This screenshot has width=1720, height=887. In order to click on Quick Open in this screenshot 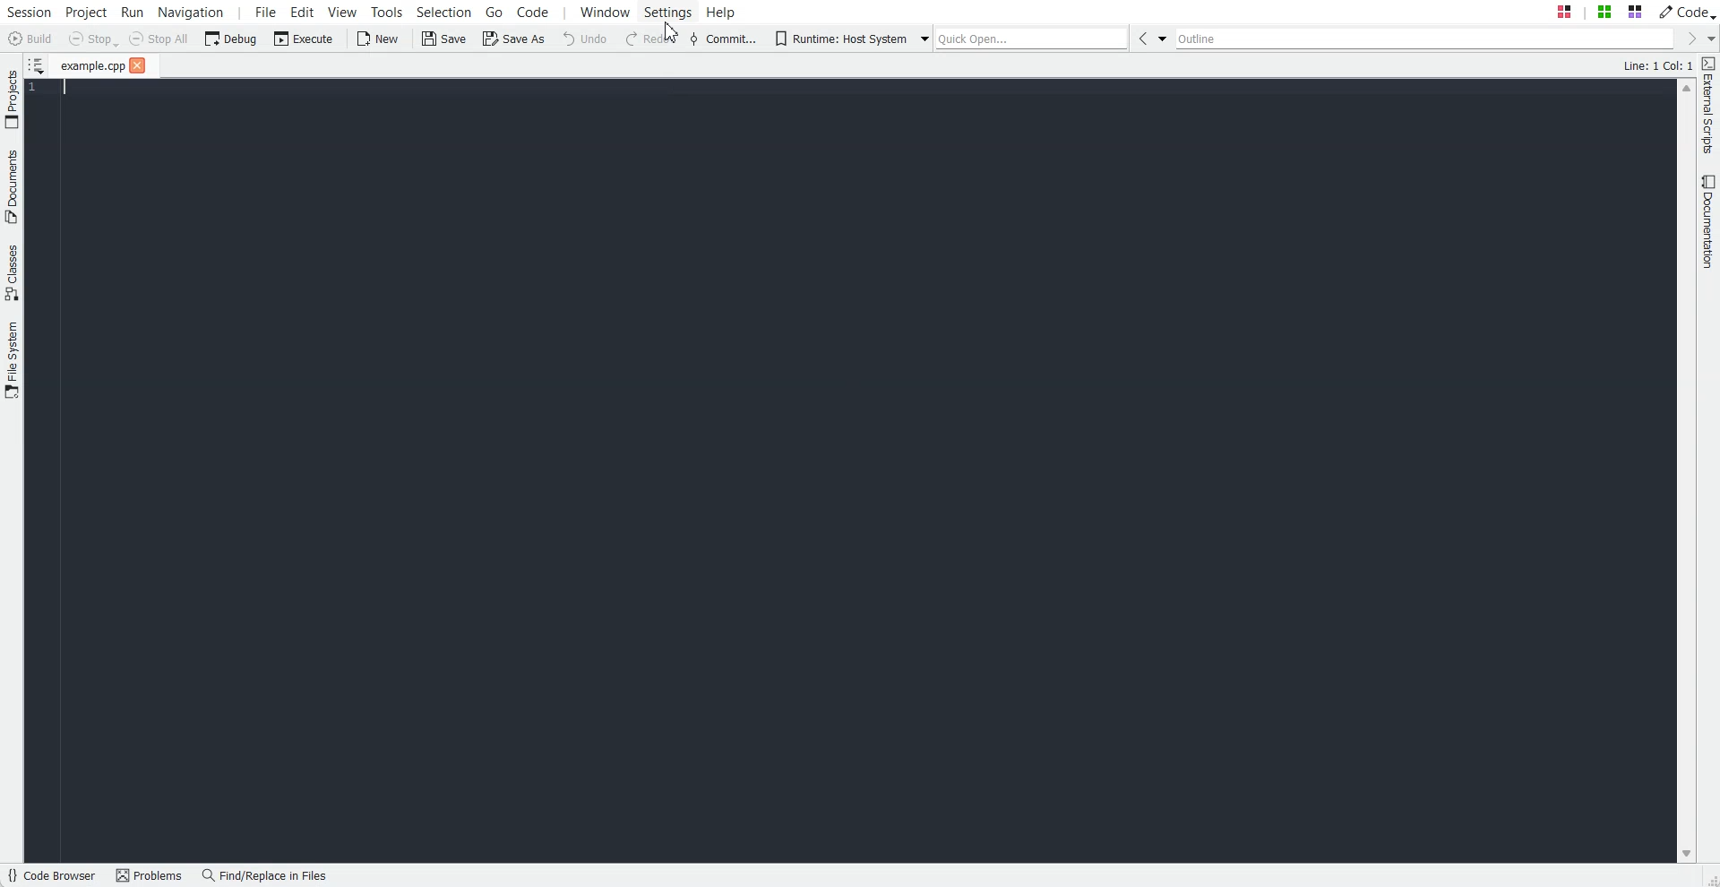, I will do `click(1033, 38)`.